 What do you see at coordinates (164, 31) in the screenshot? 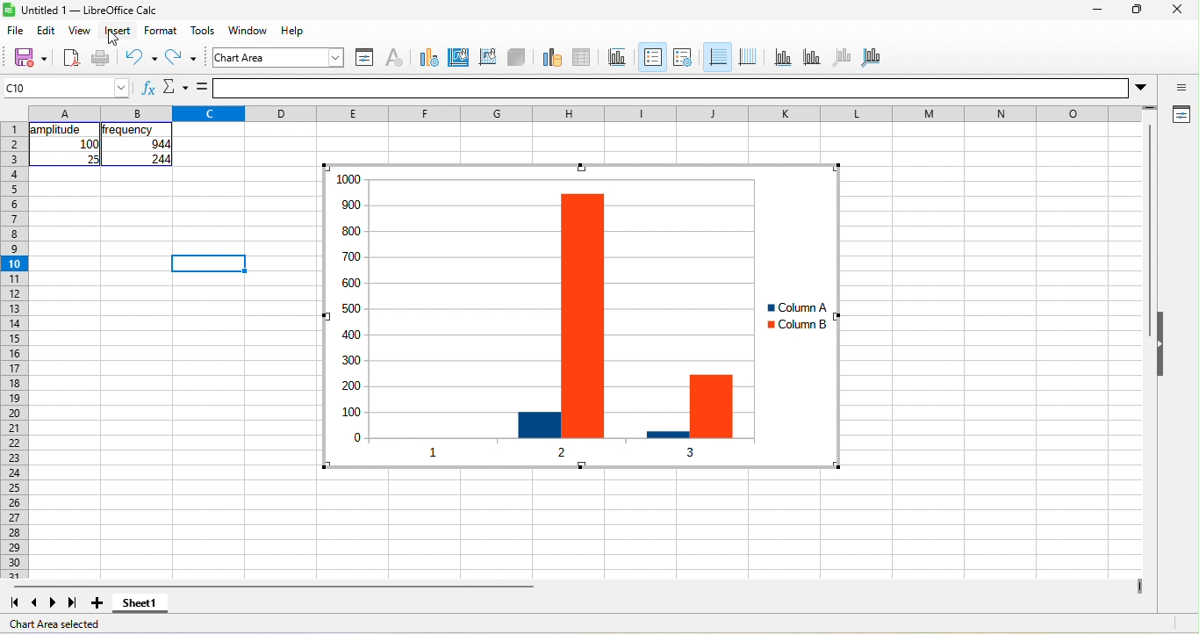
I see `format` at bounding box center [164, 31].